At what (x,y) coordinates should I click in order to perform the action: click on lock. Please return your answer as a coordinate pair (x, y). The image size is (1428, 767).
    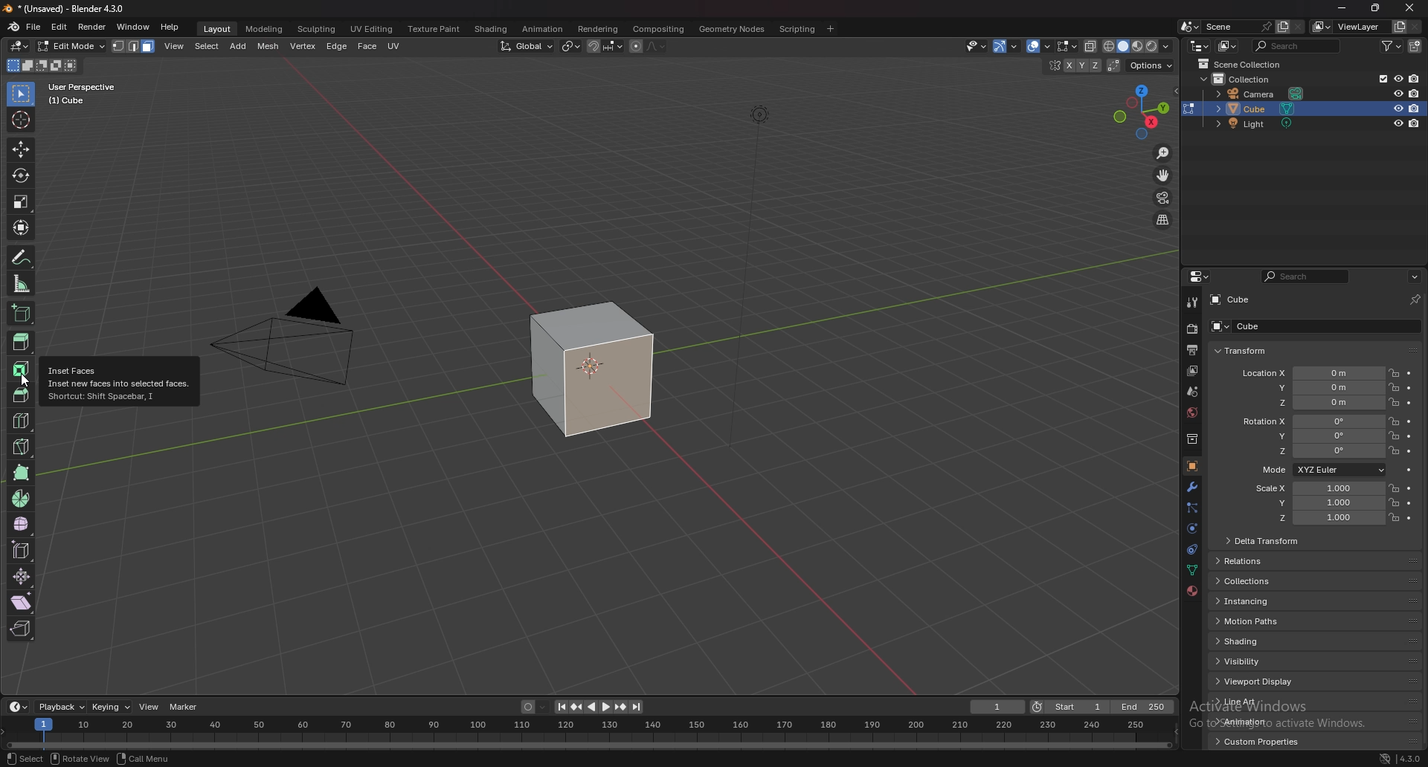
    Looking at the image, I should click on (1394, 436).